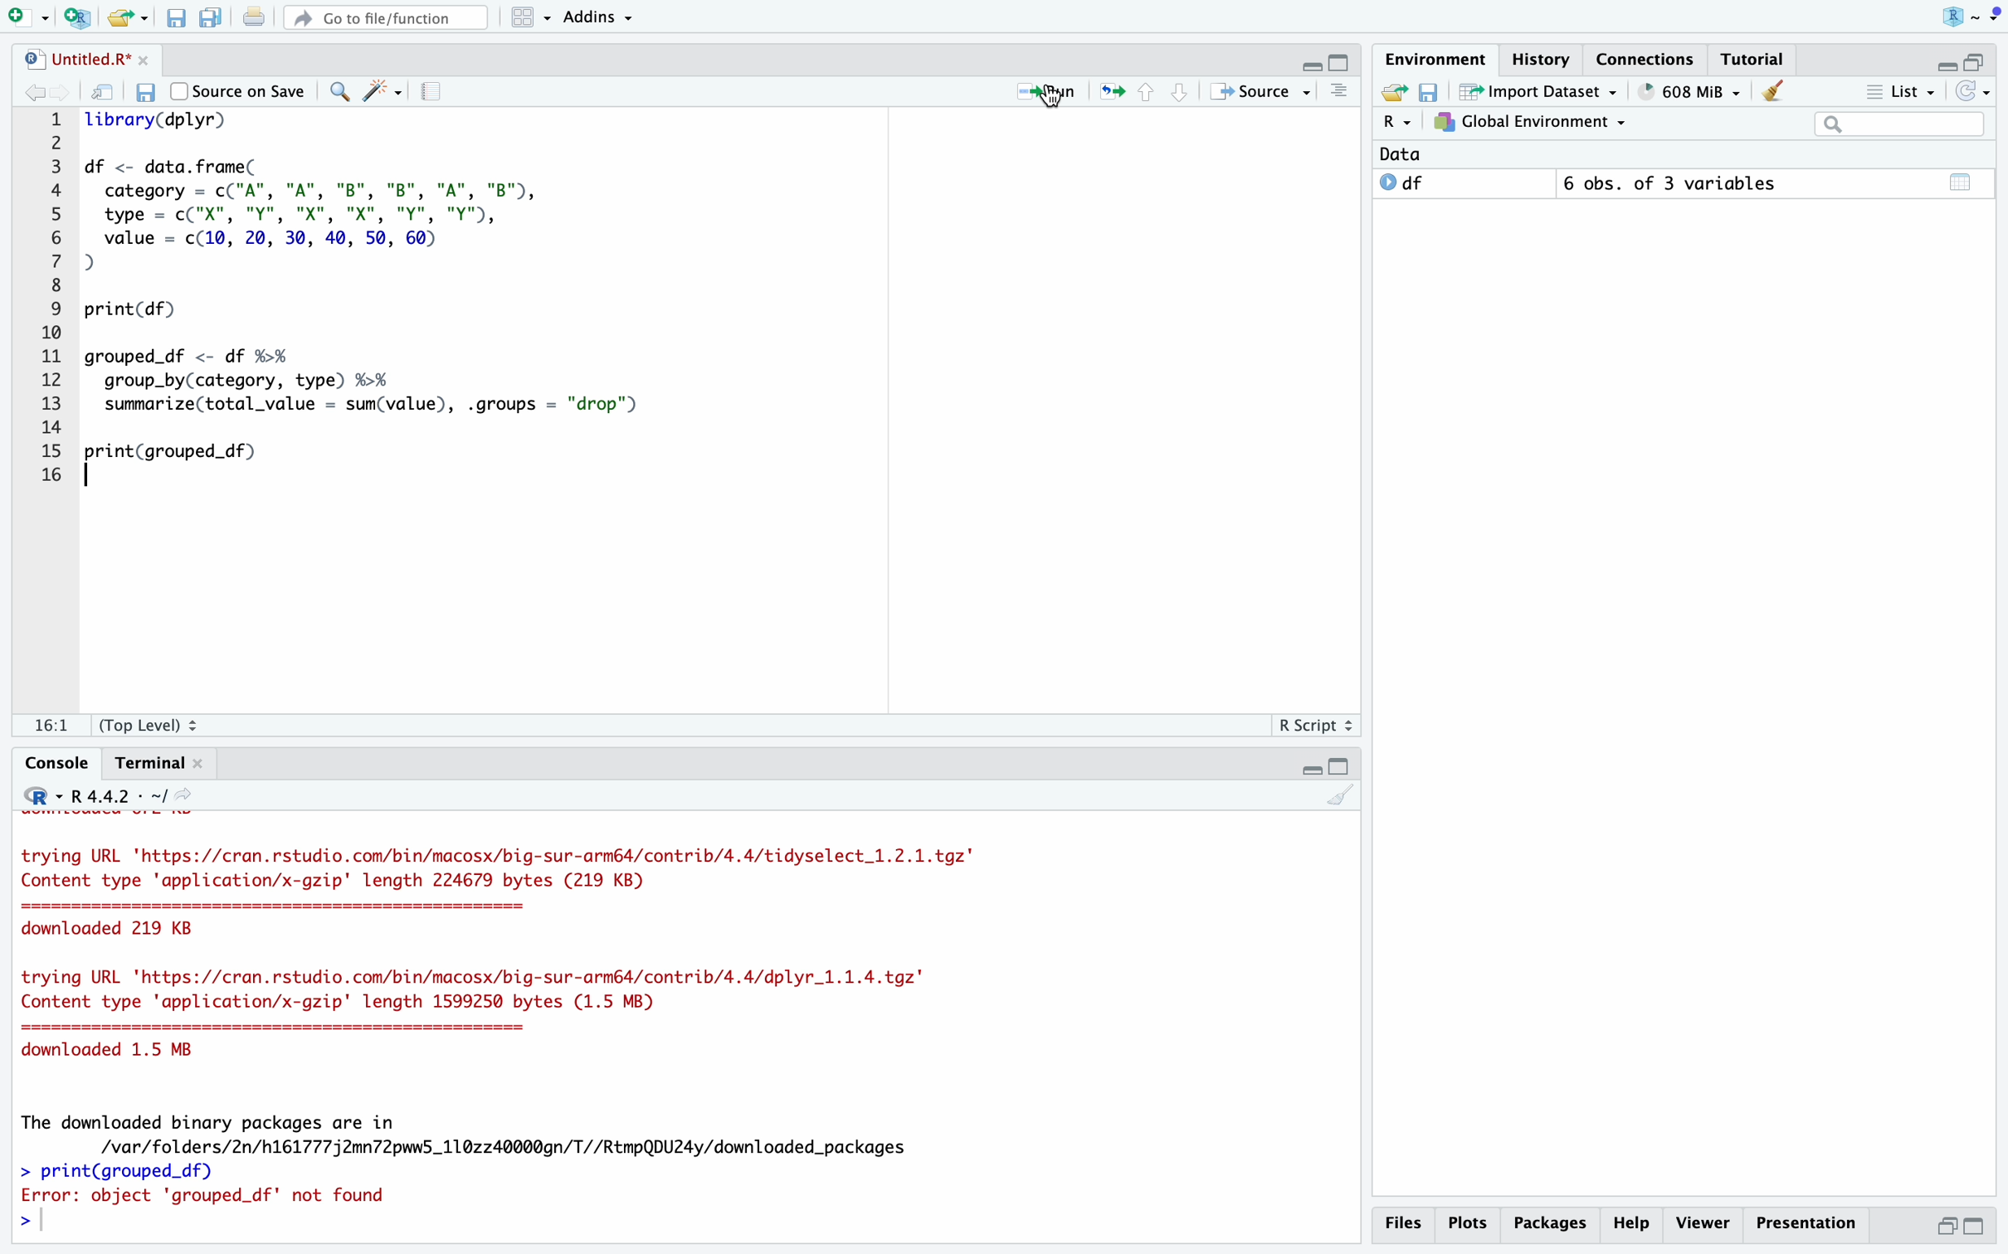  Describe the element at coordinates (1972, 90) in the screenshot. I see `Refresh list` at that location.